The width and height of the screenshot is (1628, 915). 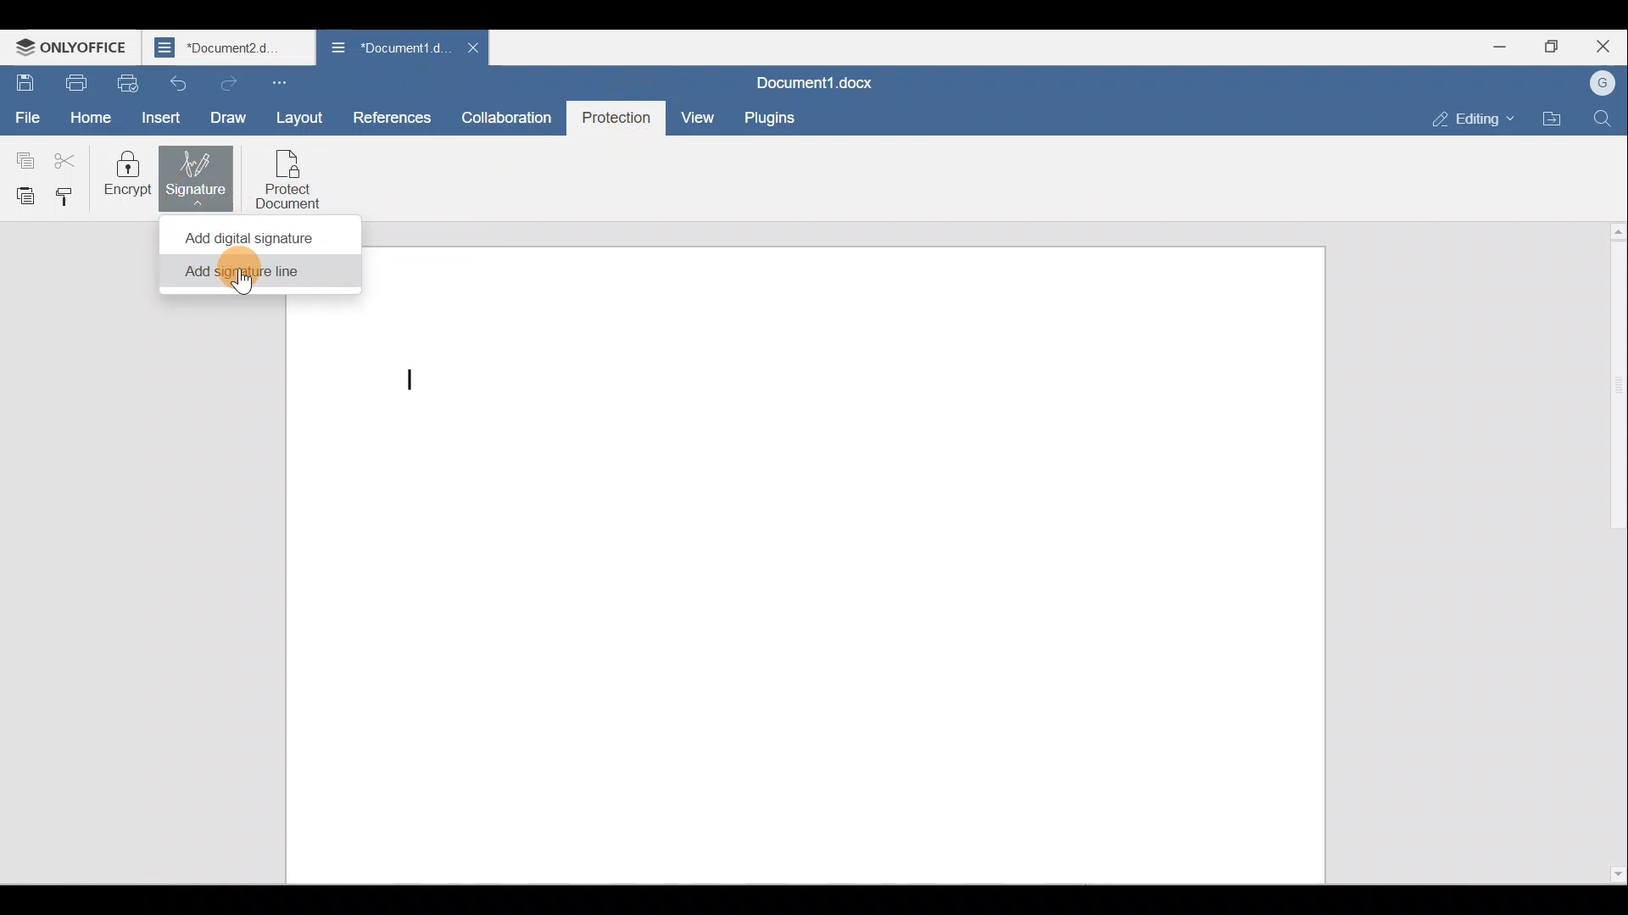 What do you see at coordinates (164, 117) in the screenshot?
I see `Insert` at bounding box center [164, 117].